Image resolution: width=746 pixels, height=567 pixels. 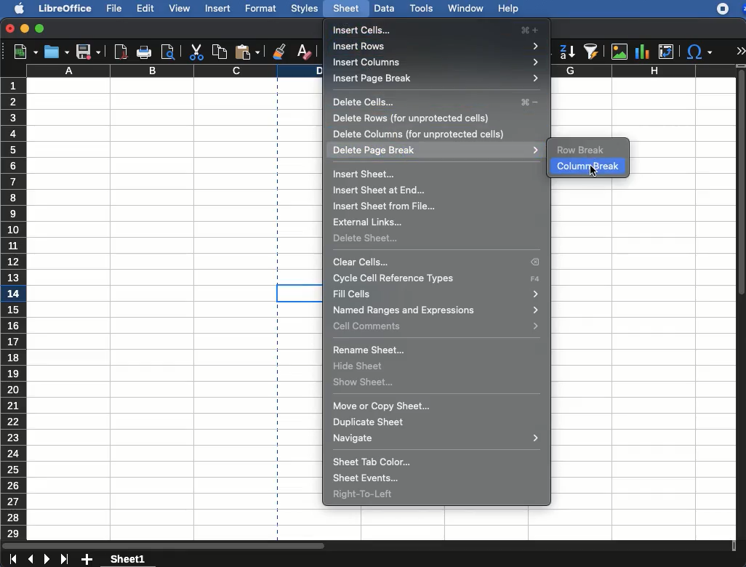 I want to click on image, so click(x=619, y=52).